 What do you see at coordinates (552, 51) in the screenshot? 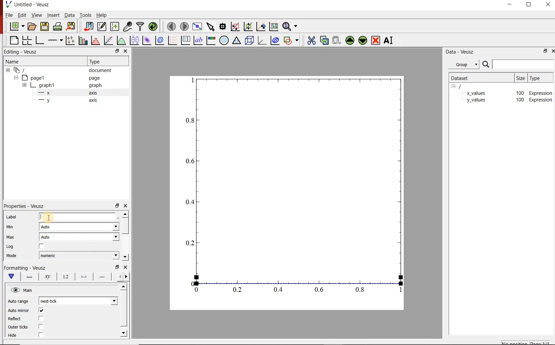
I see `close` at bounding box center [552, 51].